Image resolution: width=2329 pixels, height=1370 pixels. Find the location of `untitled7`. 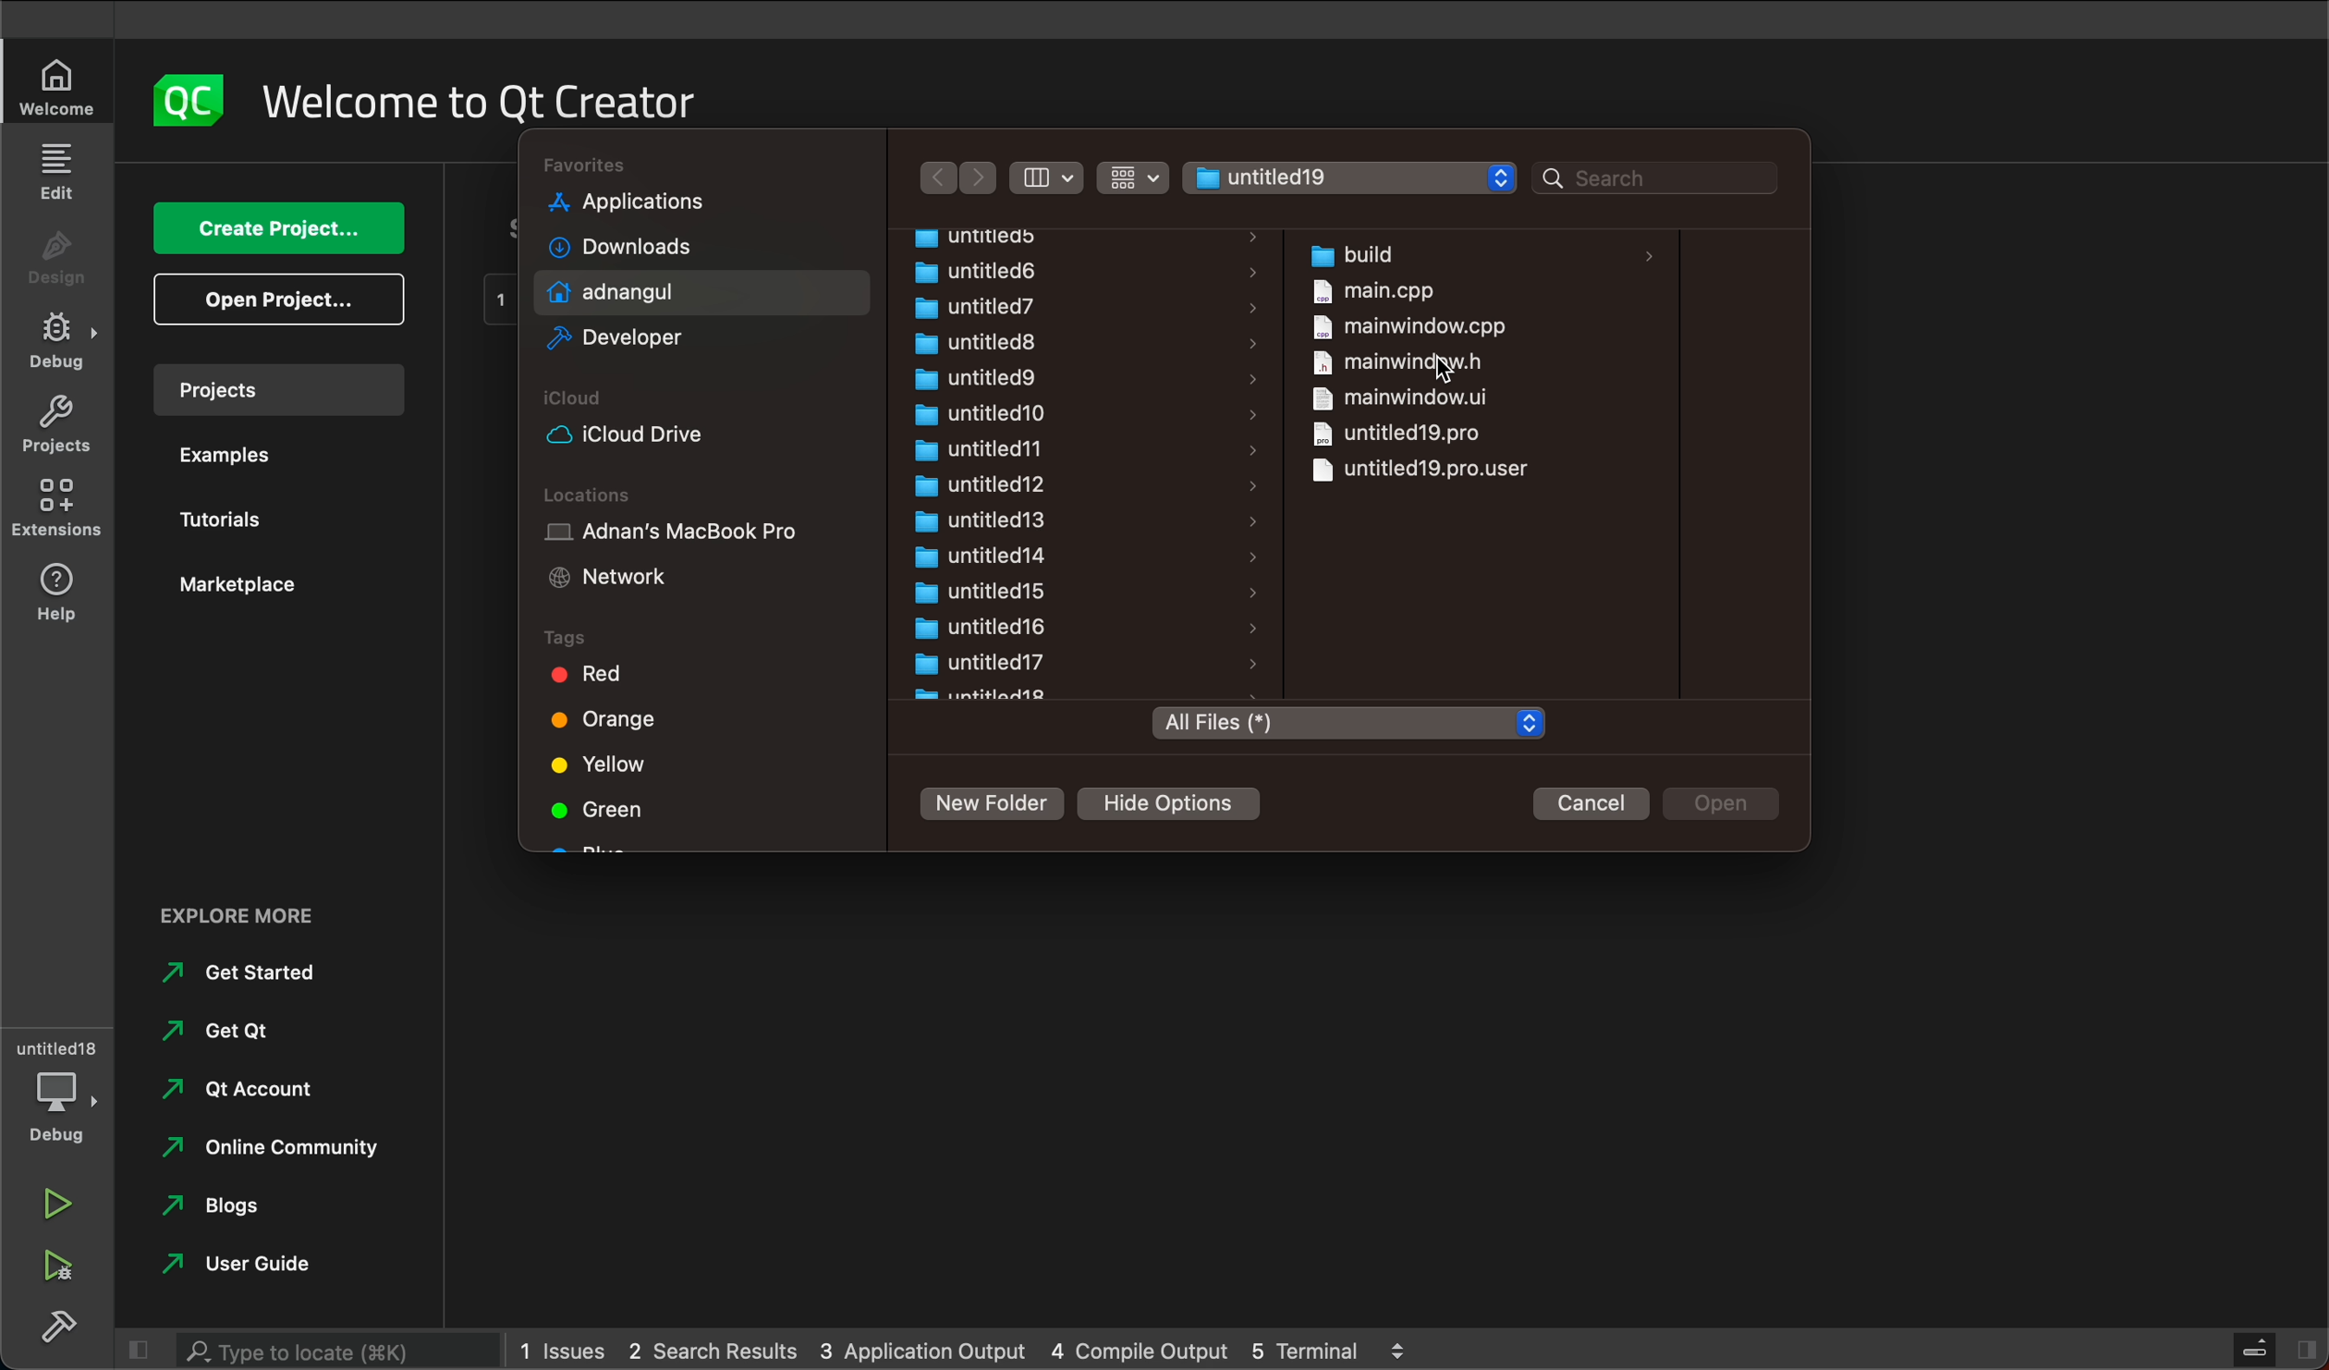

untitled7 is located at coordinates (984, 304).